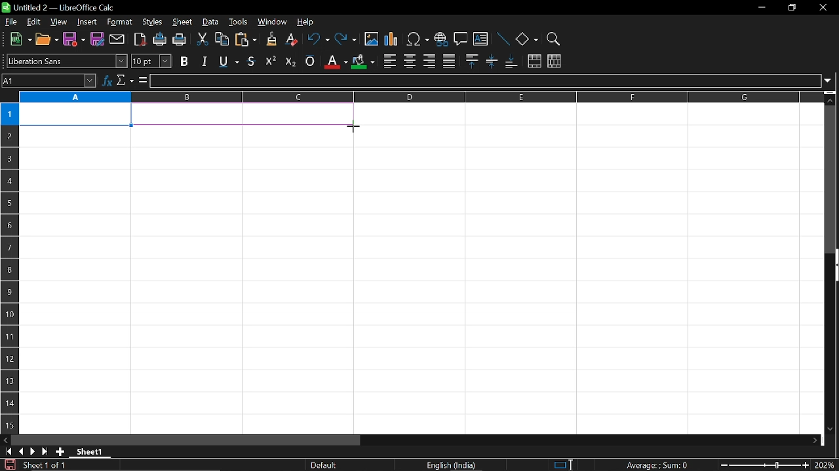 The image size is (839, 471). Describe the element at coordinates (120, 22) in the screenshot. I see `format` at that location.